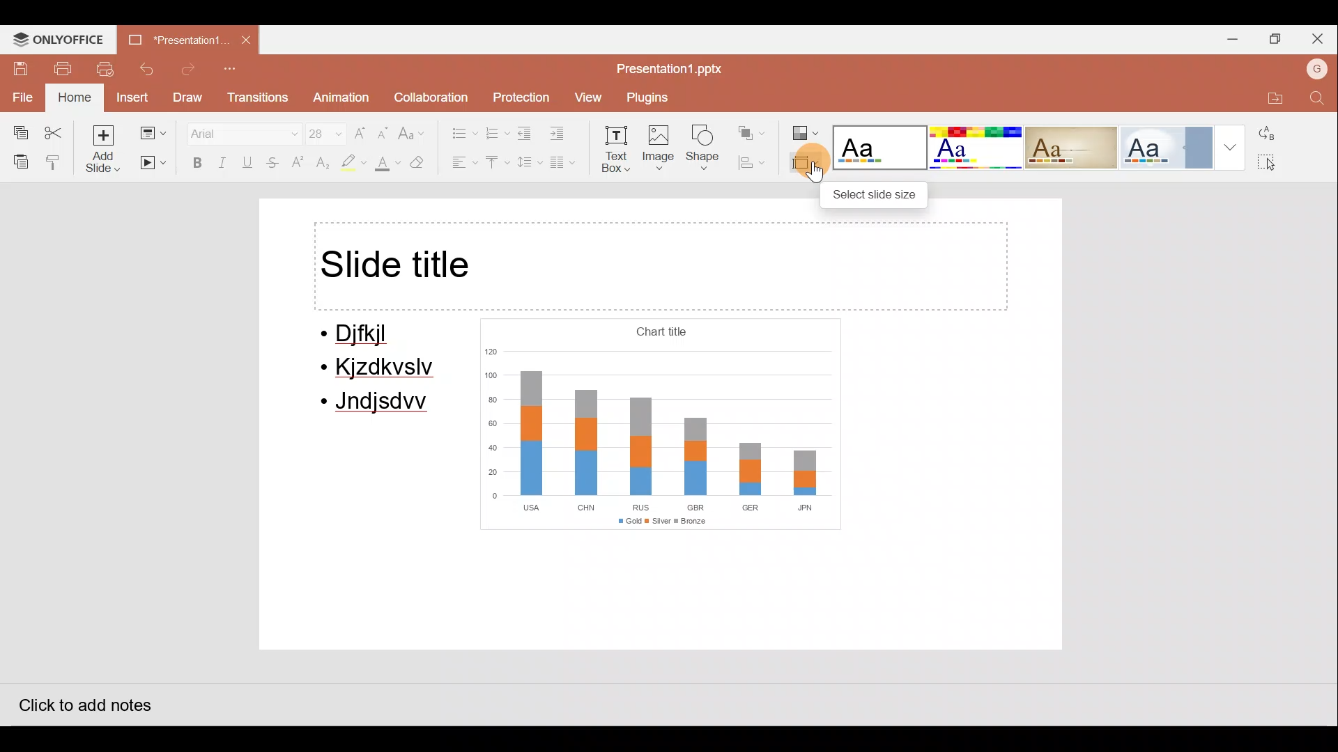  What do you see at coordinates (1270, 95) in the screenshot?
I see `Open file location` at bounding box center [1270, 95].